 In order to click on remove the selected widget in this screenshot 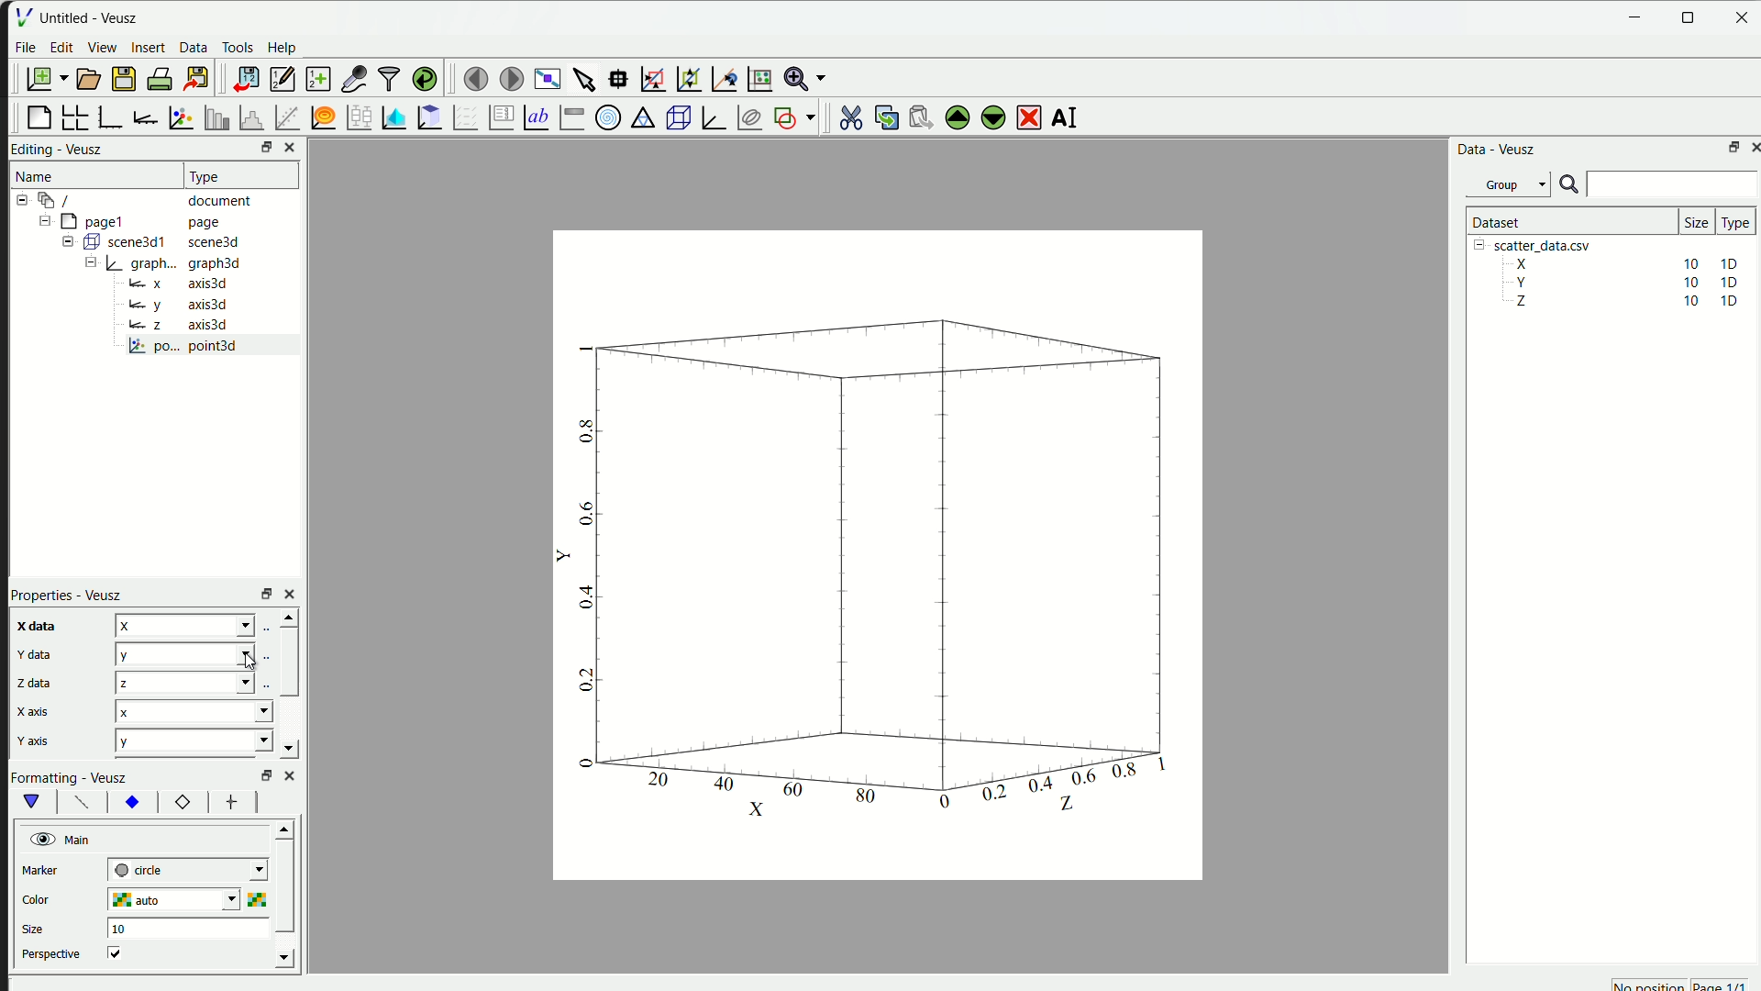, I will do `click(1025, 117)`.